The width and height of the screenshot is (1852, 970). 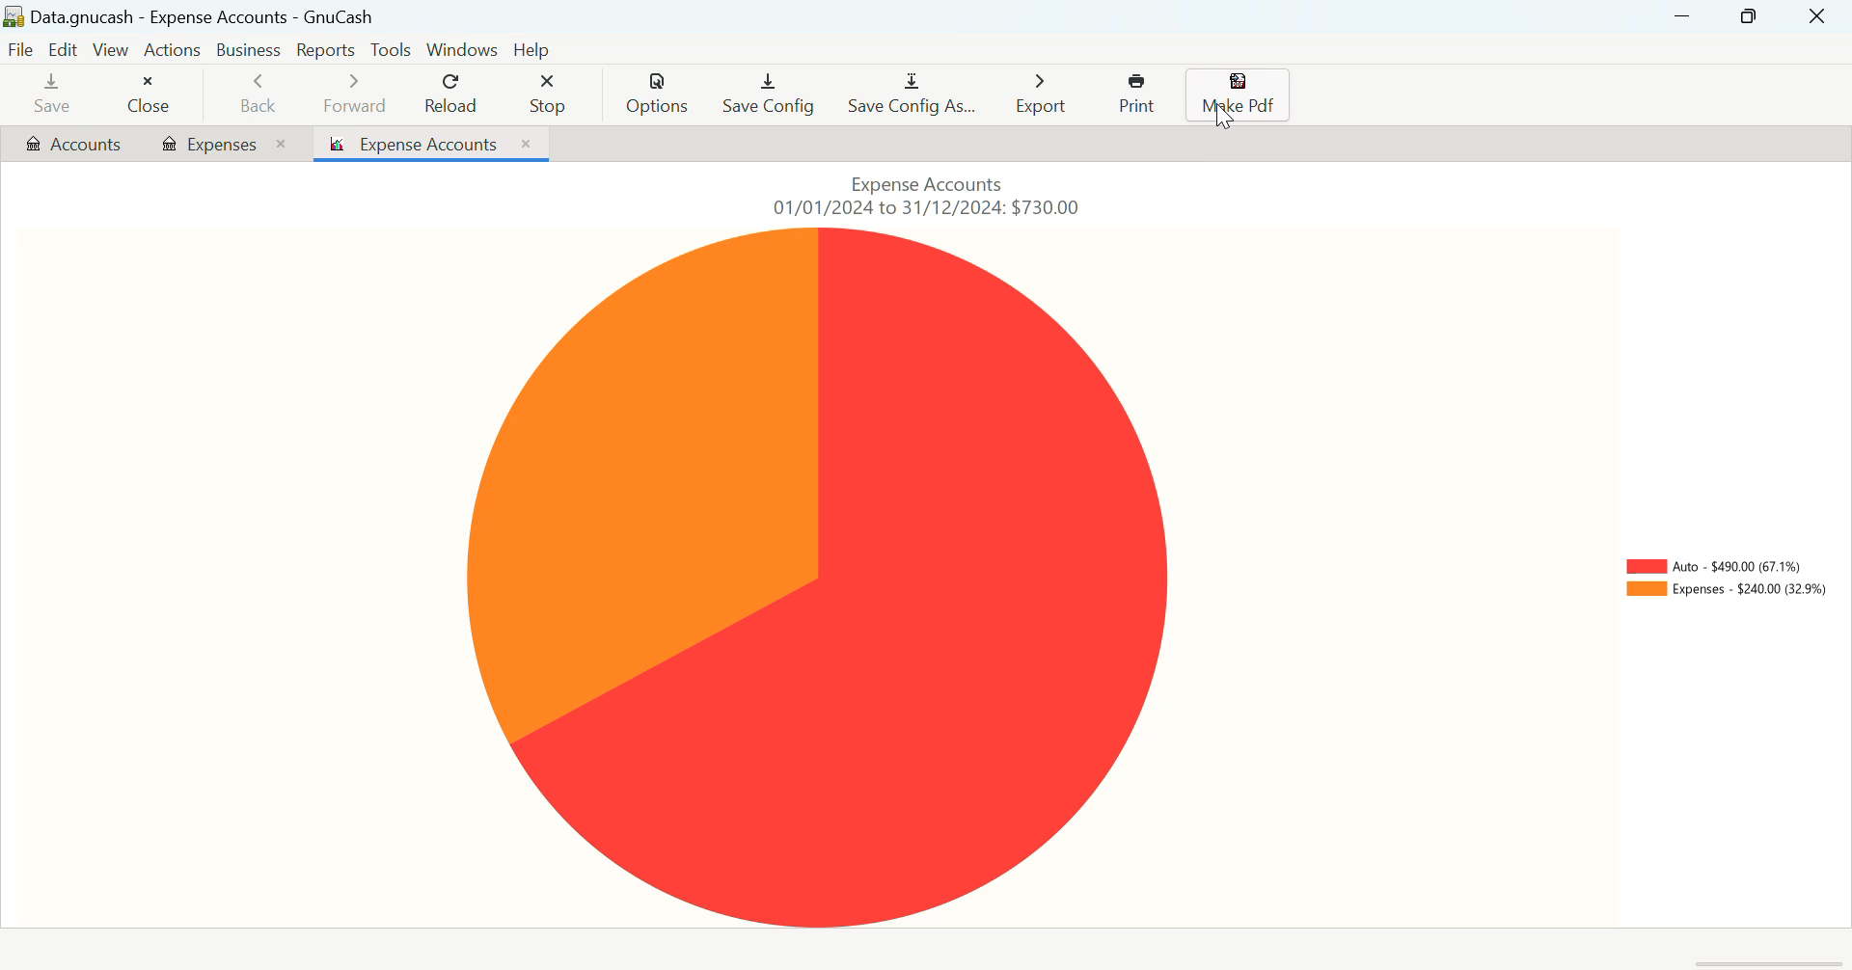 I want to click on Close Window, so click(x=1819, y=16).